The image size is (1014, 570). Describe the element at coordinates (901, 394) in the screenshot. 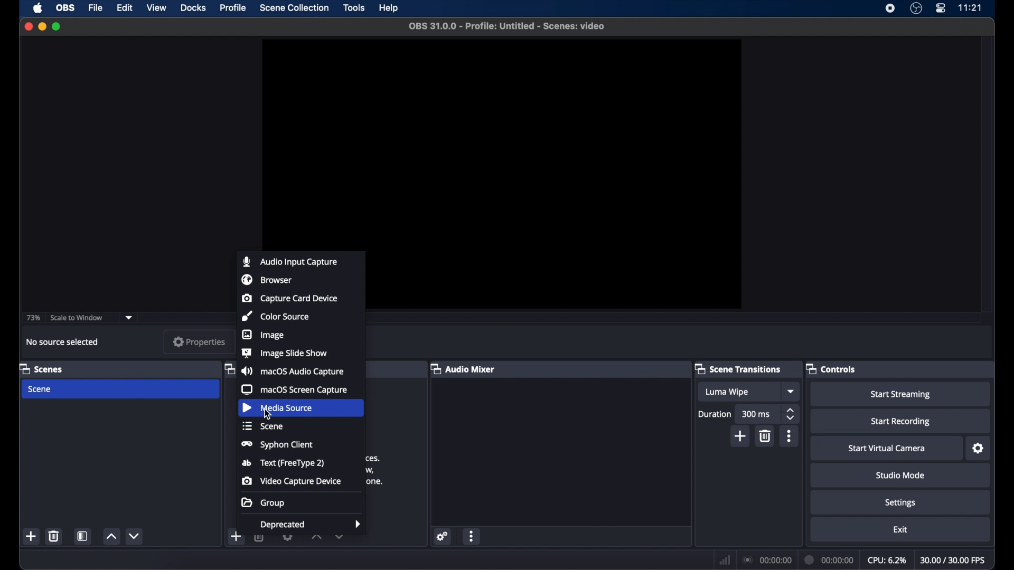

I see `start streaming` at that location.